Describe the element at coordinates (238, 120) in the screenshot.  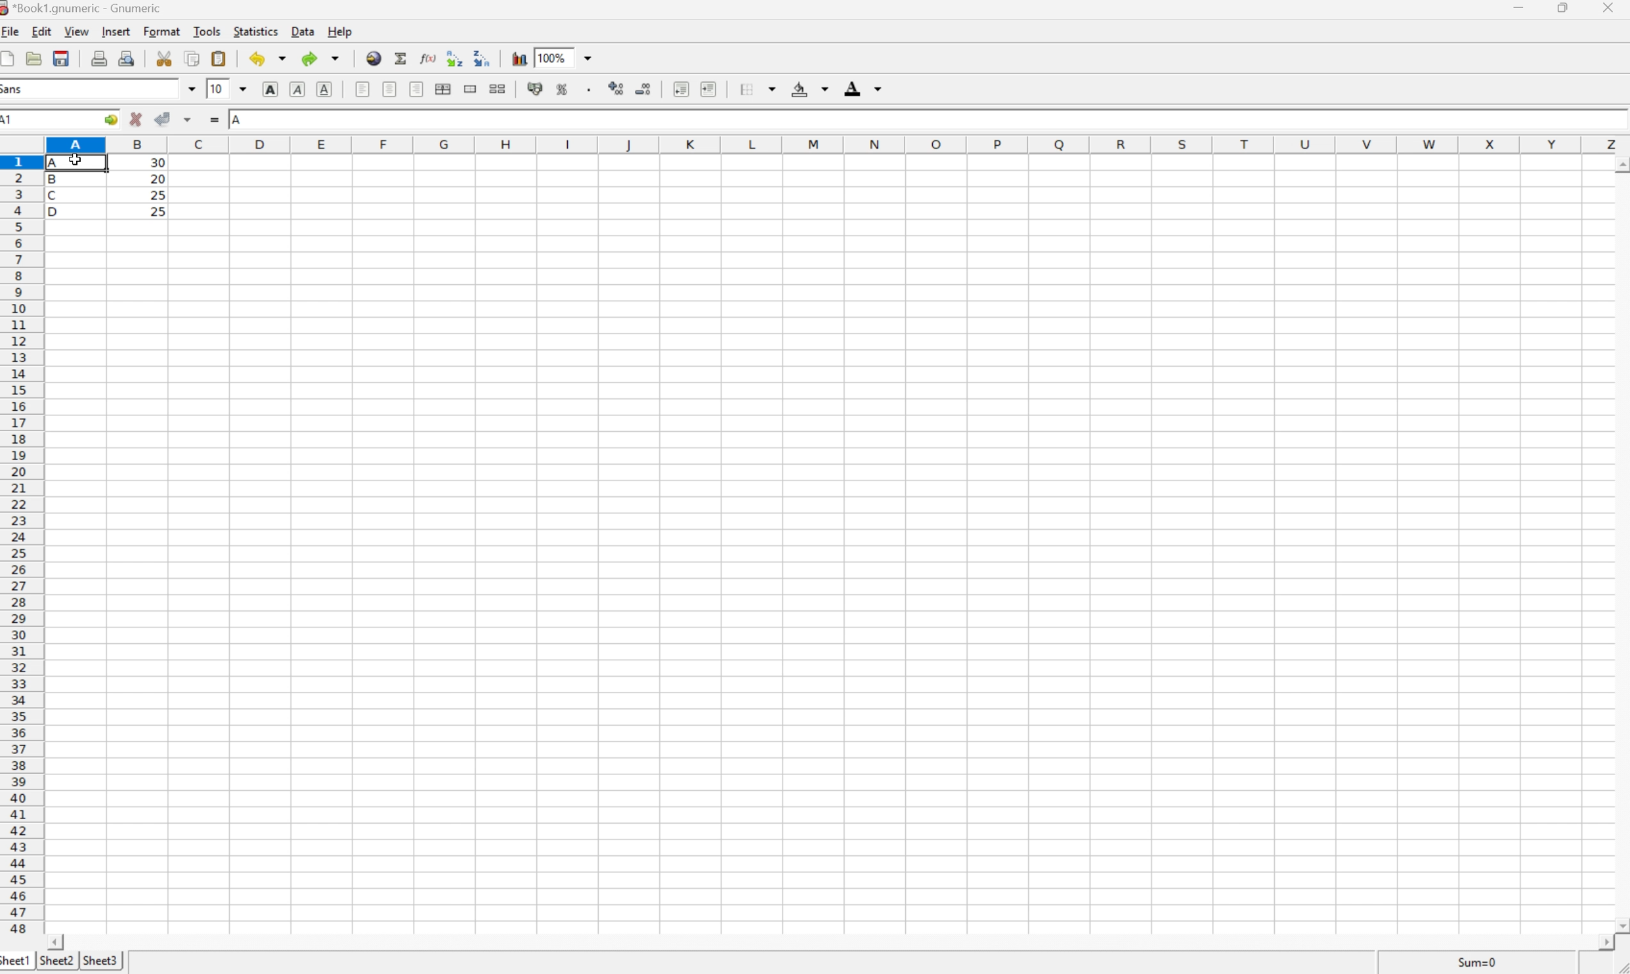
I see `A` at that location.